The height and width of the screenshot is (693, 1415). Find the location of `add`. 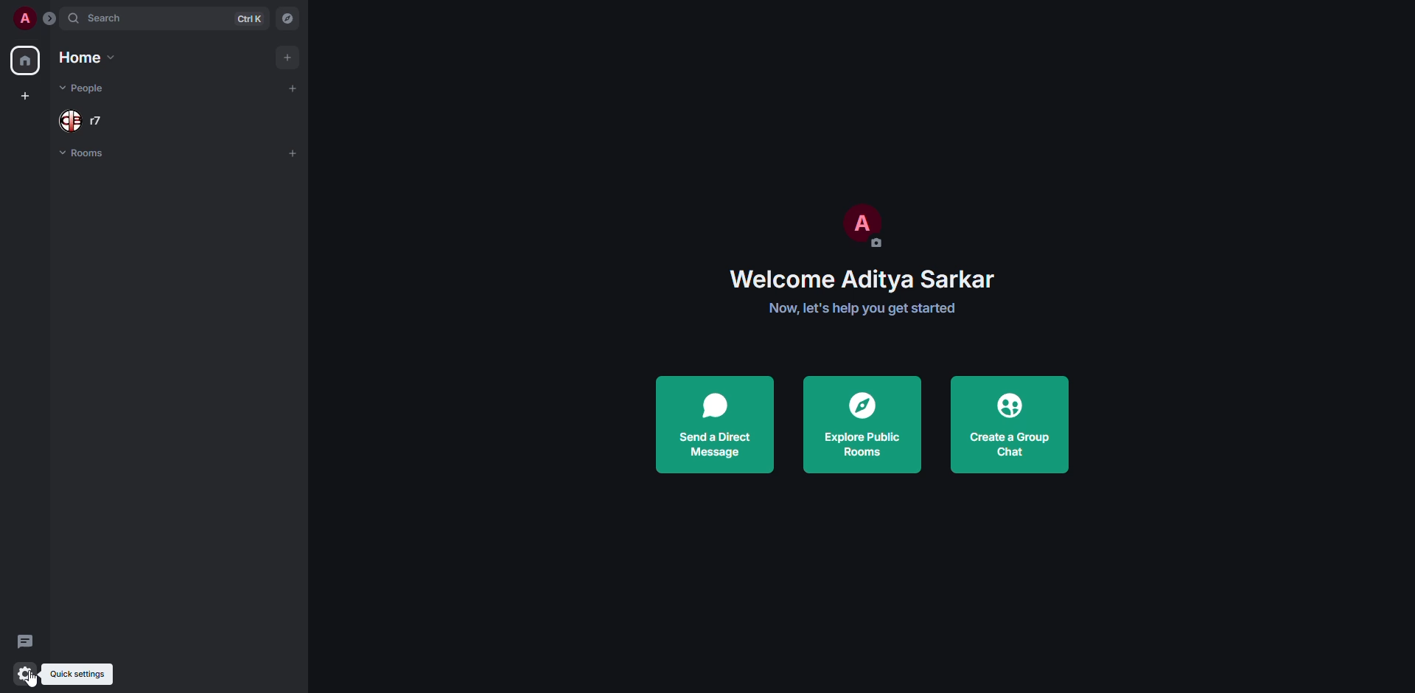

add is located at coordinates (287, 88).